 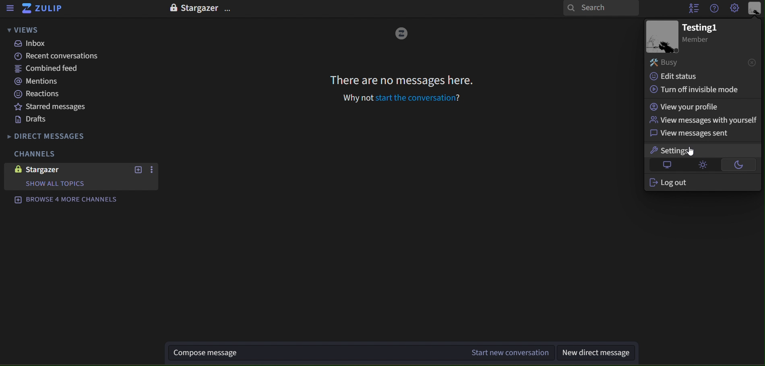 What do you see at coordinates (715, 8) in the screenshot?
I see `help` at bounding box center [715, 8].